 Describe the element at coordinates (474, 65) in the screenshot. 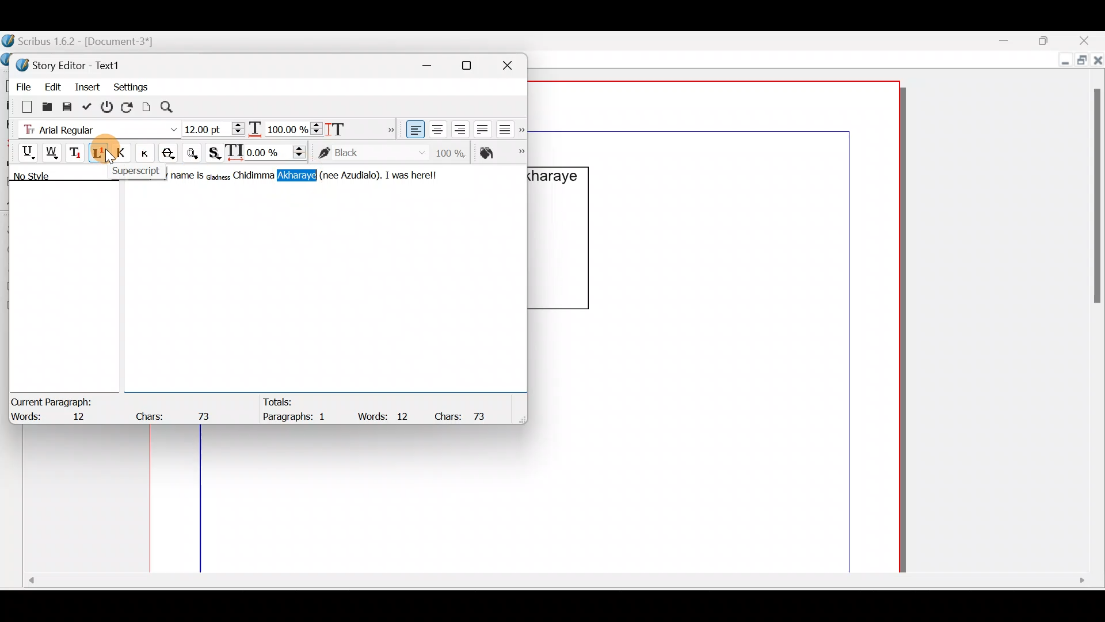

I see `Maximize` at that location.